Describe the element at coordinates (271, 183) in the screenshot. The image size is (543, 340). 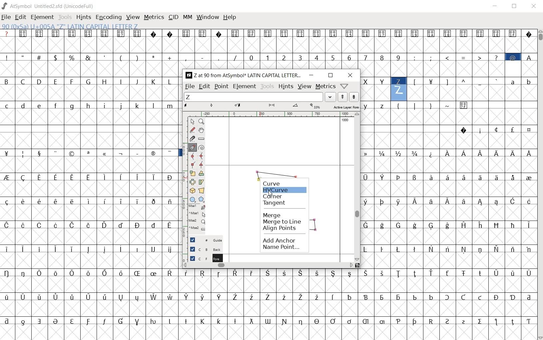
I see `curve` at that location.